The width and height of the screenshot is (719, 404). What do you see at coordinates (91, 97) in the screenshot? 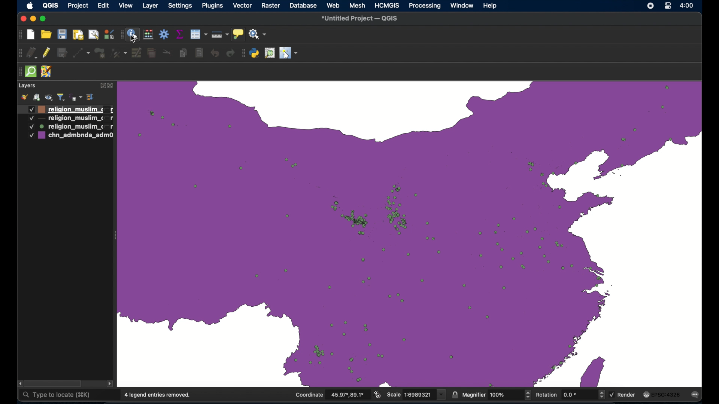
I see `expand all` at bounding box center [91, 97].